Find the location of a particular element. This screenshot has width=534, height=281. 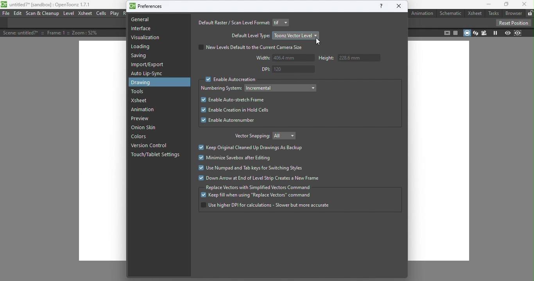

Preferences is located at coordinates (148, 7).